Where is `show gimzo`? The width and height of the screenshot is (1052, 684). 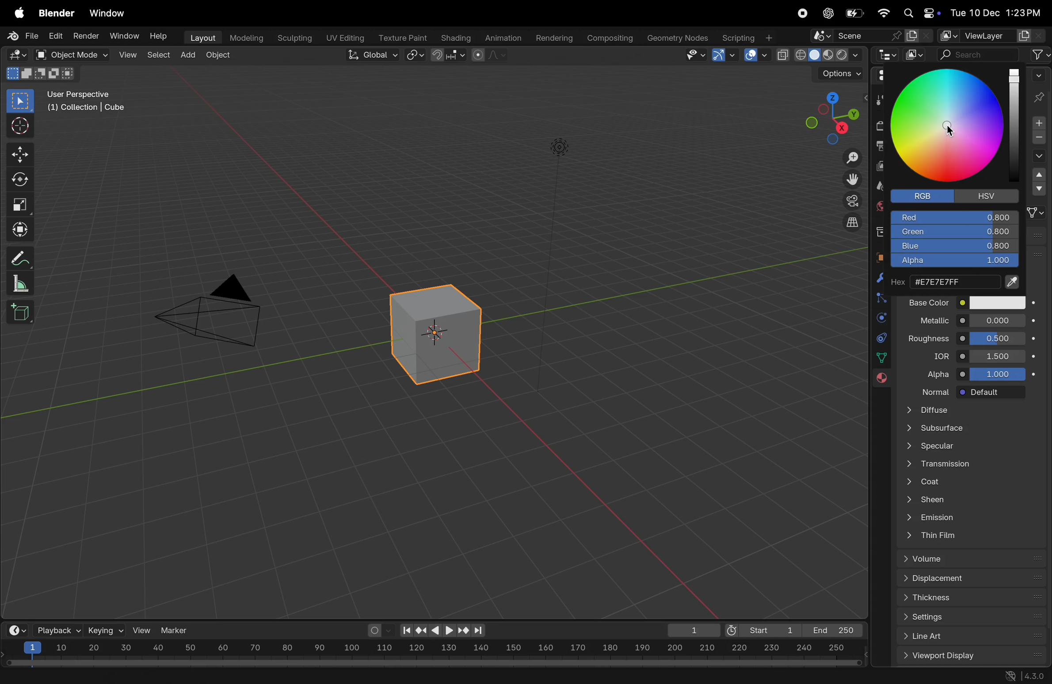
show gimzo is located at coordinates (725, 55).